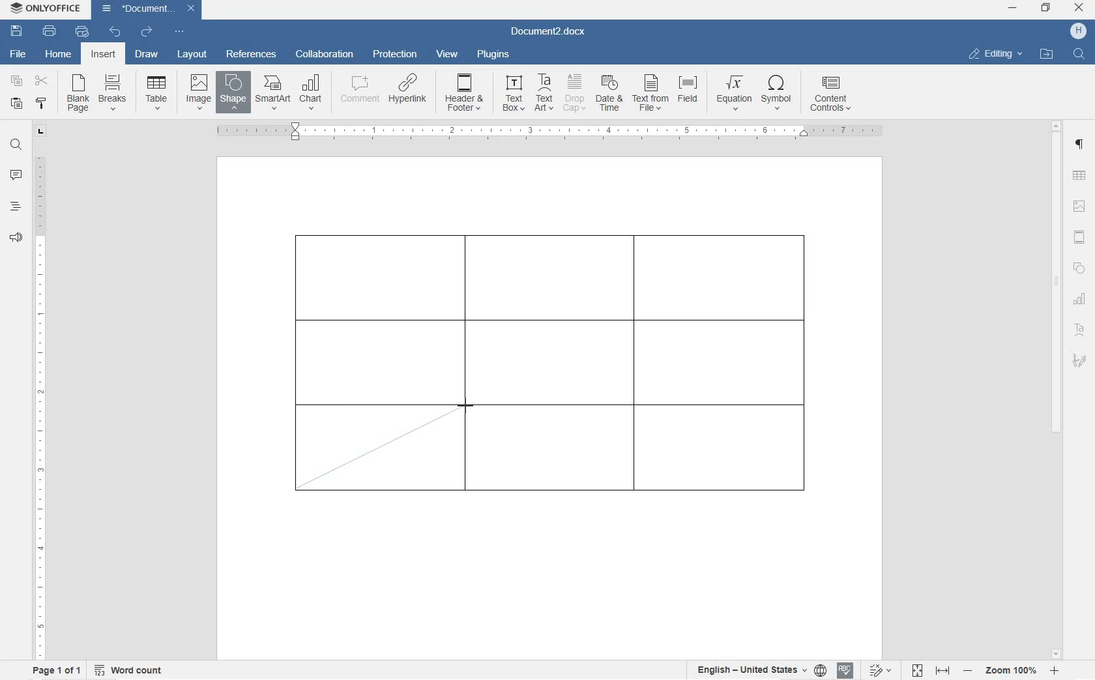 The width and height of the screenshot is (1095, 680). I want to click on INSERT SHAPE, so click(233, 94).